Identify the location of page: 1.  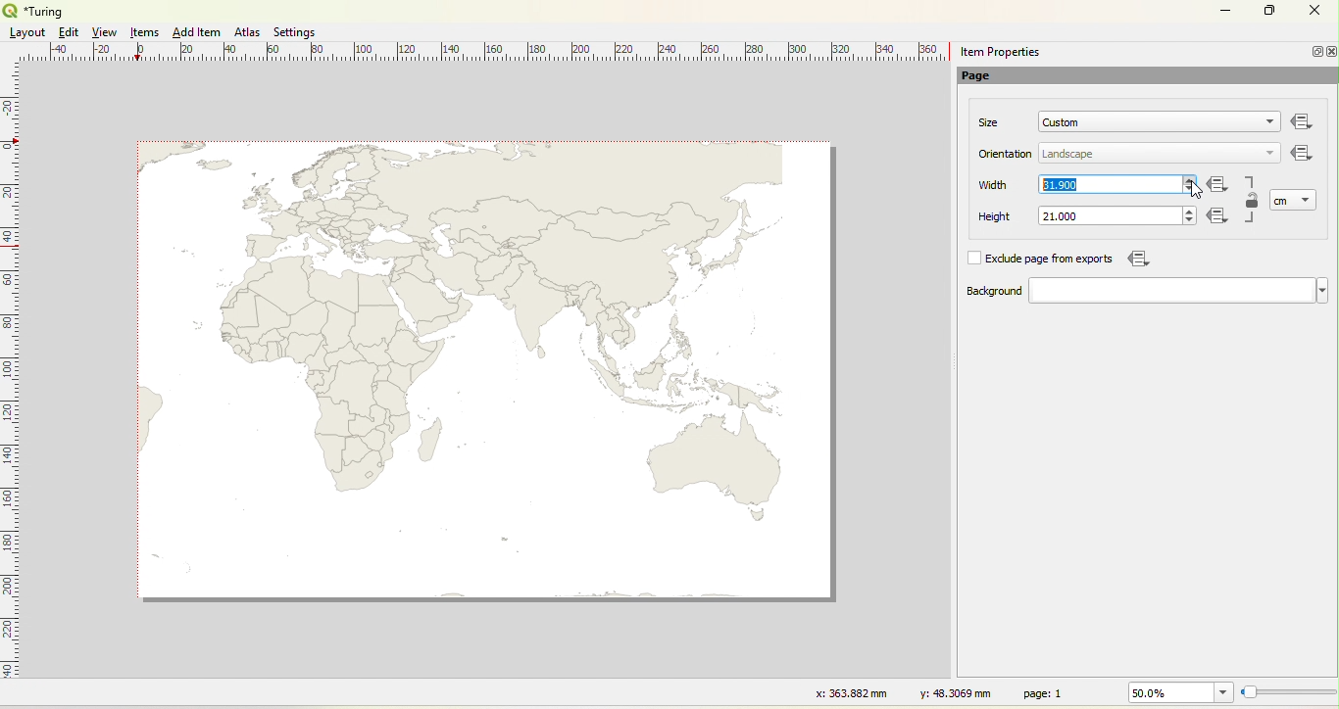
(1046, 692).